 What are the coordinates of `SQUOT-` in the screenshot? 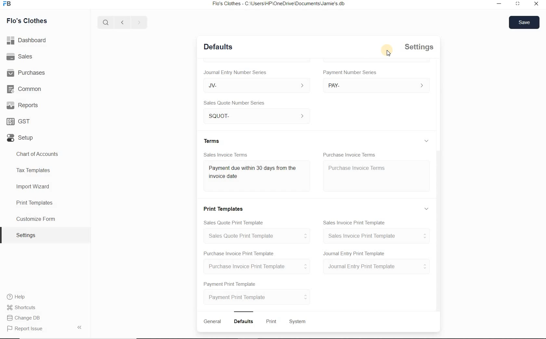 It's located at (256, 116).